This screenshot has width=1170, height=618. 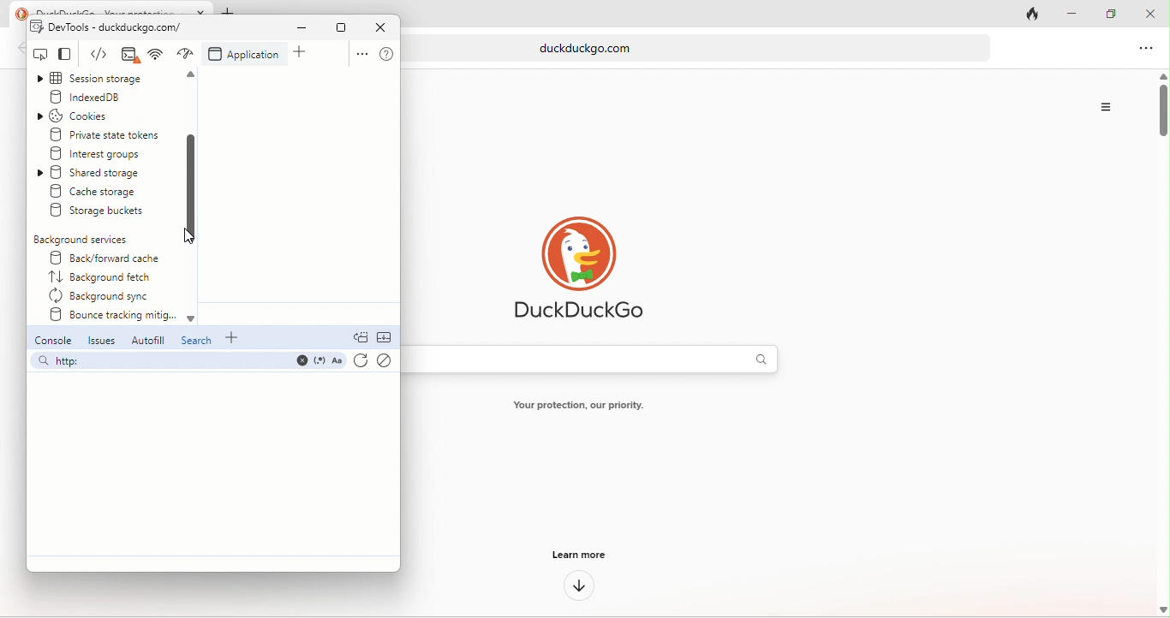 What do you see at coordinates (1148, 50) in the screenshot?
I see `option` at bounding box center [1148, 50].